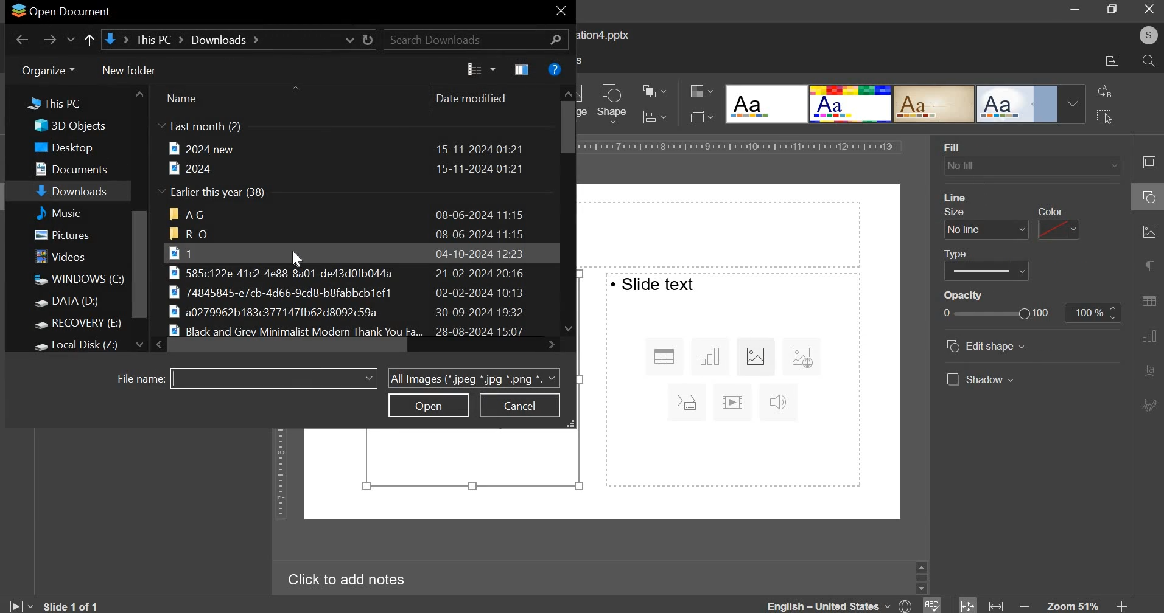 The height and width of the screenshot is (613, 1164). What do you see at coordinates (356, 344) in the screenshot?
I see `horizontal slider` at bounding box center [356, 344].